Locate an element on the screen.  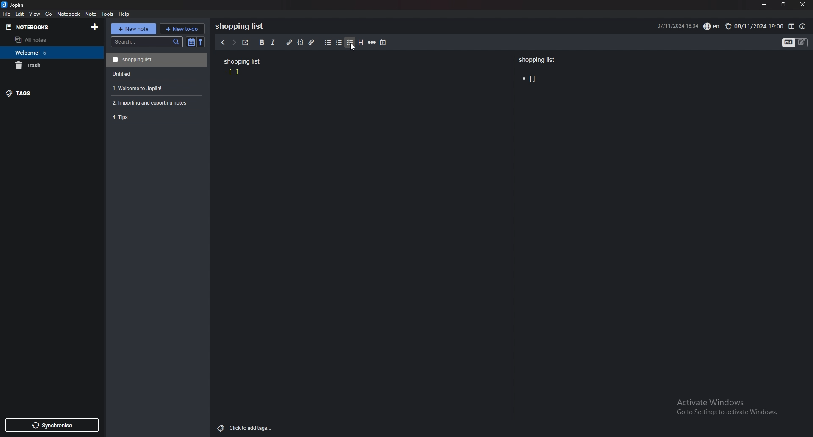
all notes is located at coordinates (48, 40).